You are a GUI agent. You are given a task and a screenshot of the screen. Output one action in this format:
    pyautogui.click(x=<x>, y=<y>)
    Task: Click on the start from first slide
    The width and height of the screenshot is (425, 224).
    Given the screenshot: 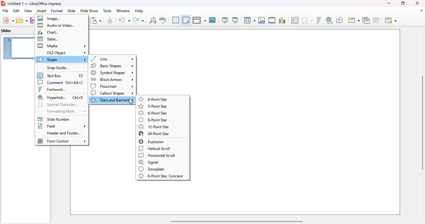 What is the action you would take?
    pyautogui.click(x=225, y=20)
    